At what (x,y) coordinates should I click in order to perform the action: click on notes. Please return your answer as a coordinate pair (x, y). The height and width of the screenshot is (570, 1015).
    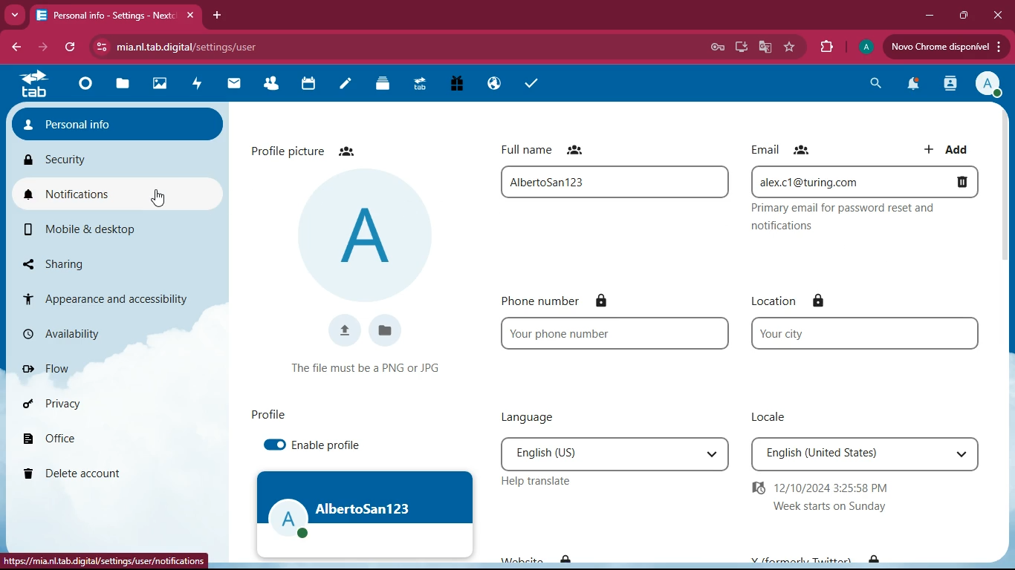
    Looking at the image, I should click on (350, 85).